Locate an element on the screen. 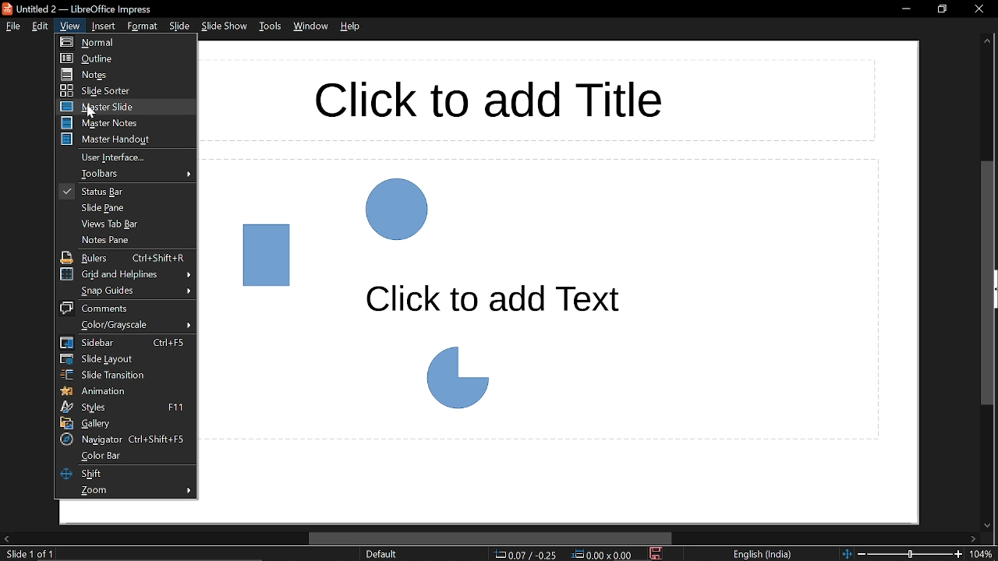  Sidebar is located at coordinates (122, 343).